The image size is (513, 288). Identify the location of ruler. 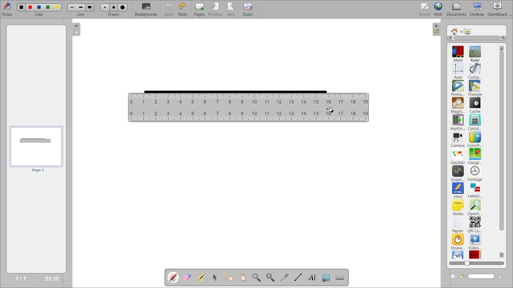
(475, 53).